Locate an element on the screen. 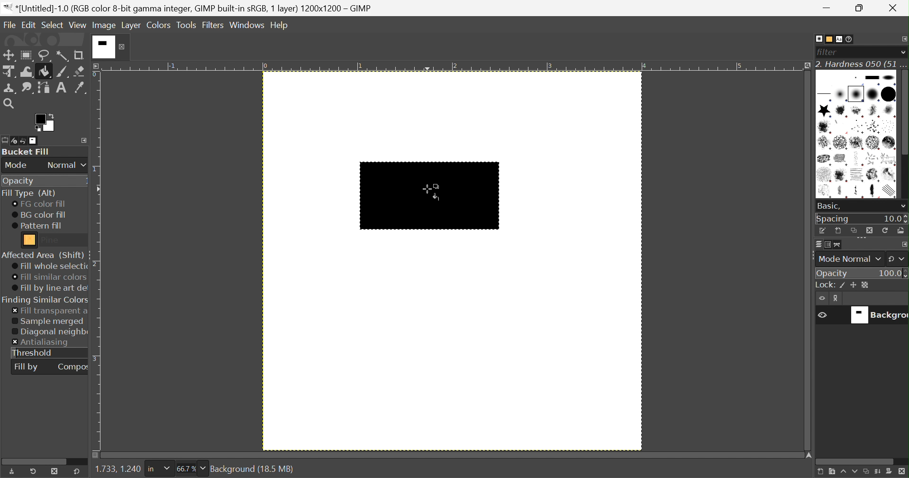 This screenshot has height=478, width=909. Grunge is located at coordinates (841, 175).